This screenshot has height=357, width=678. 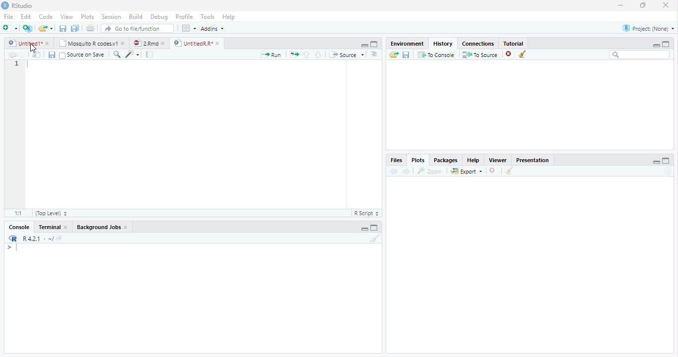 What do you see at coordinates (656, 163) in the screenshot?
I see `Minimize` at bounding box center [656, 163].